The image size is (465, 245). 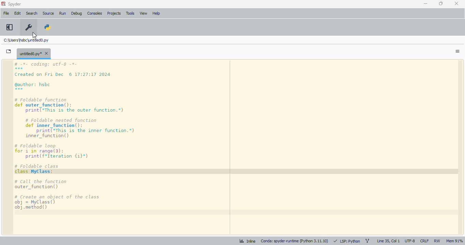 What do you see at coordinates (130, 13) in the screenshot?
I see `tools` at bounding box center [130, 13].